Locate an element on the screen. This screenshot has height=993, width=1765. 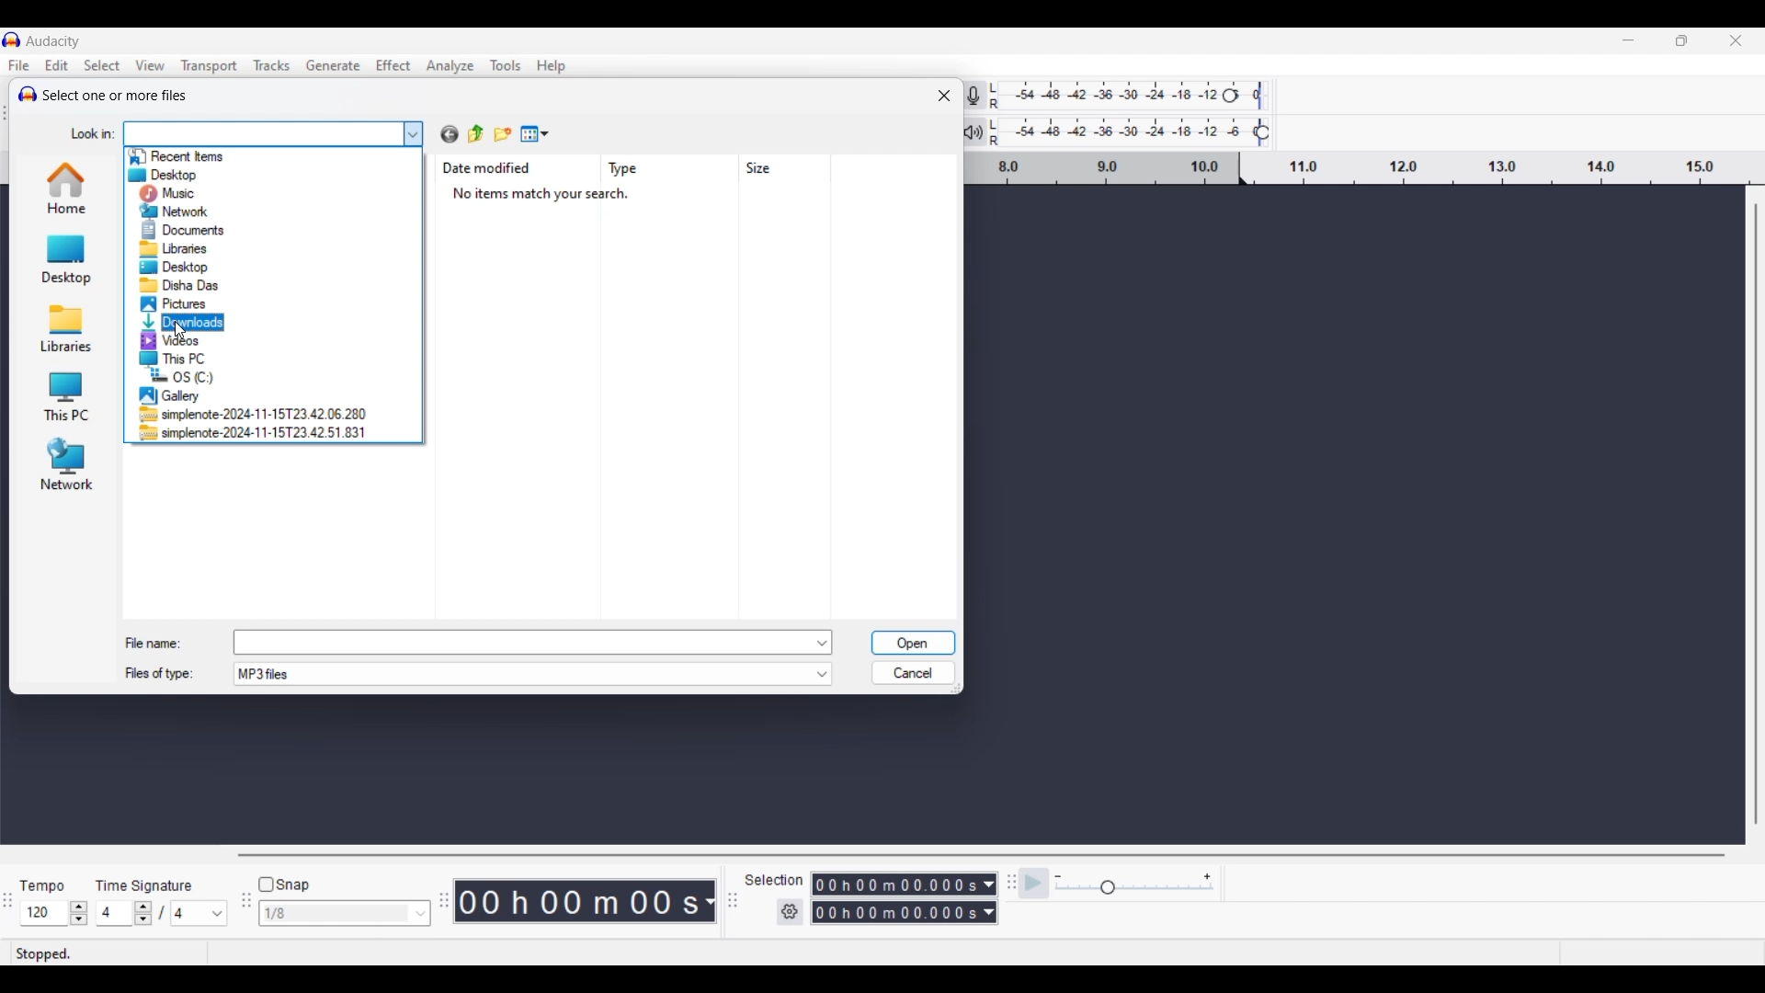
Tracks menu is located at coordinates (273, 65).